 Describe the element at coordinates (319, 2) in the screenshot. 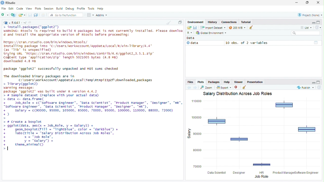

I see `Close` at that location.